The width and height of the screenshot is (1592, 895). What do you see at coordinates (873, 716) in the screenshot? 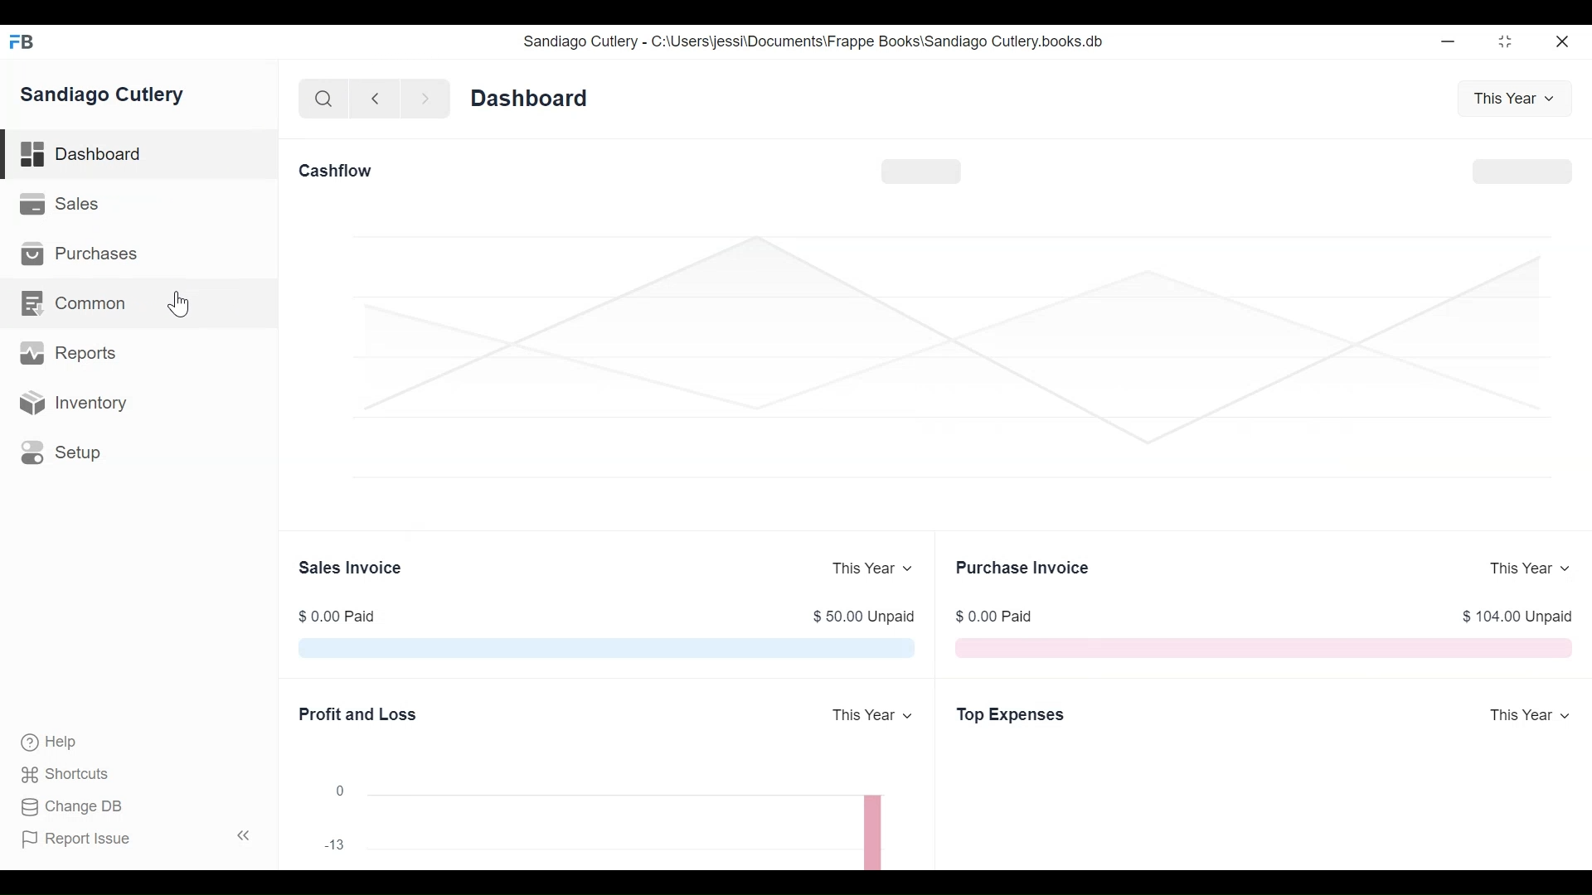
I see `This Year` at bounding box center [873, 716].